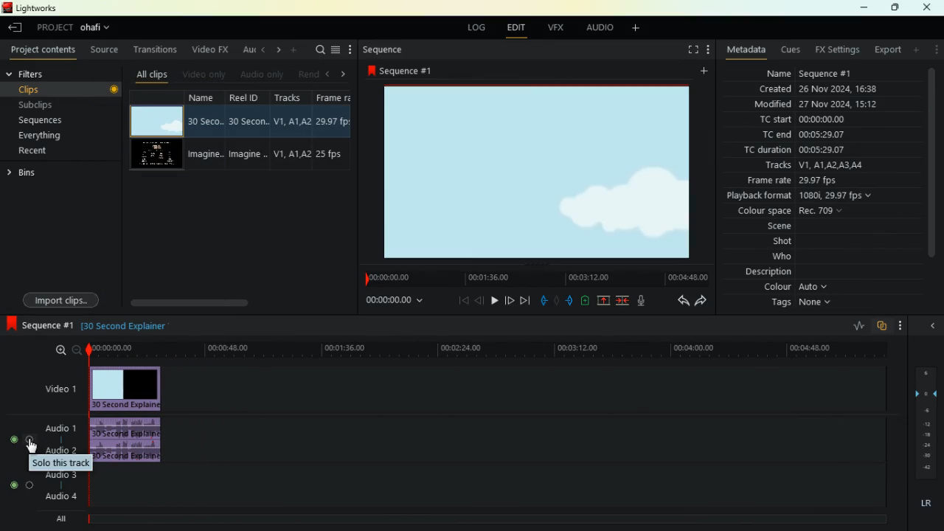 This screenshot has height=531, width=944. Describe the element at coordinates (44, 49) in the screenshot. I see `project contents` at that location.